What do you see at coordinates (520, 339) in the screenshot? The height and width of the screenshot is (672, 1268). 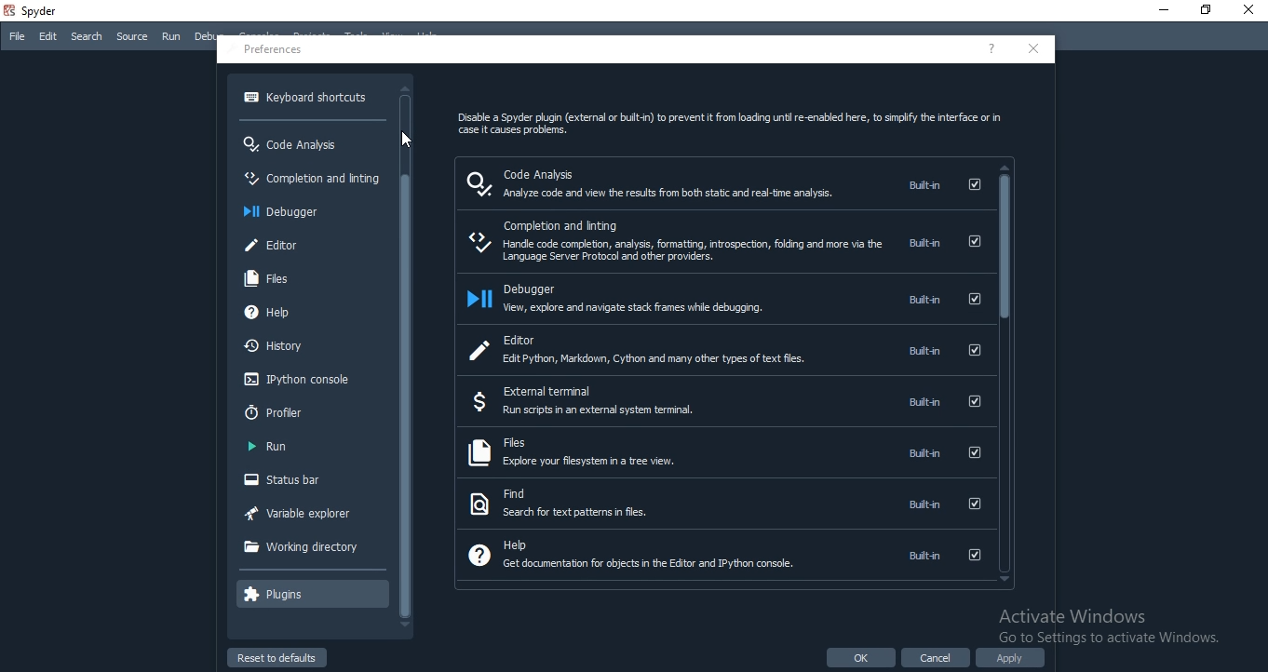 I see `Editor` at bounding box center [520, 339].